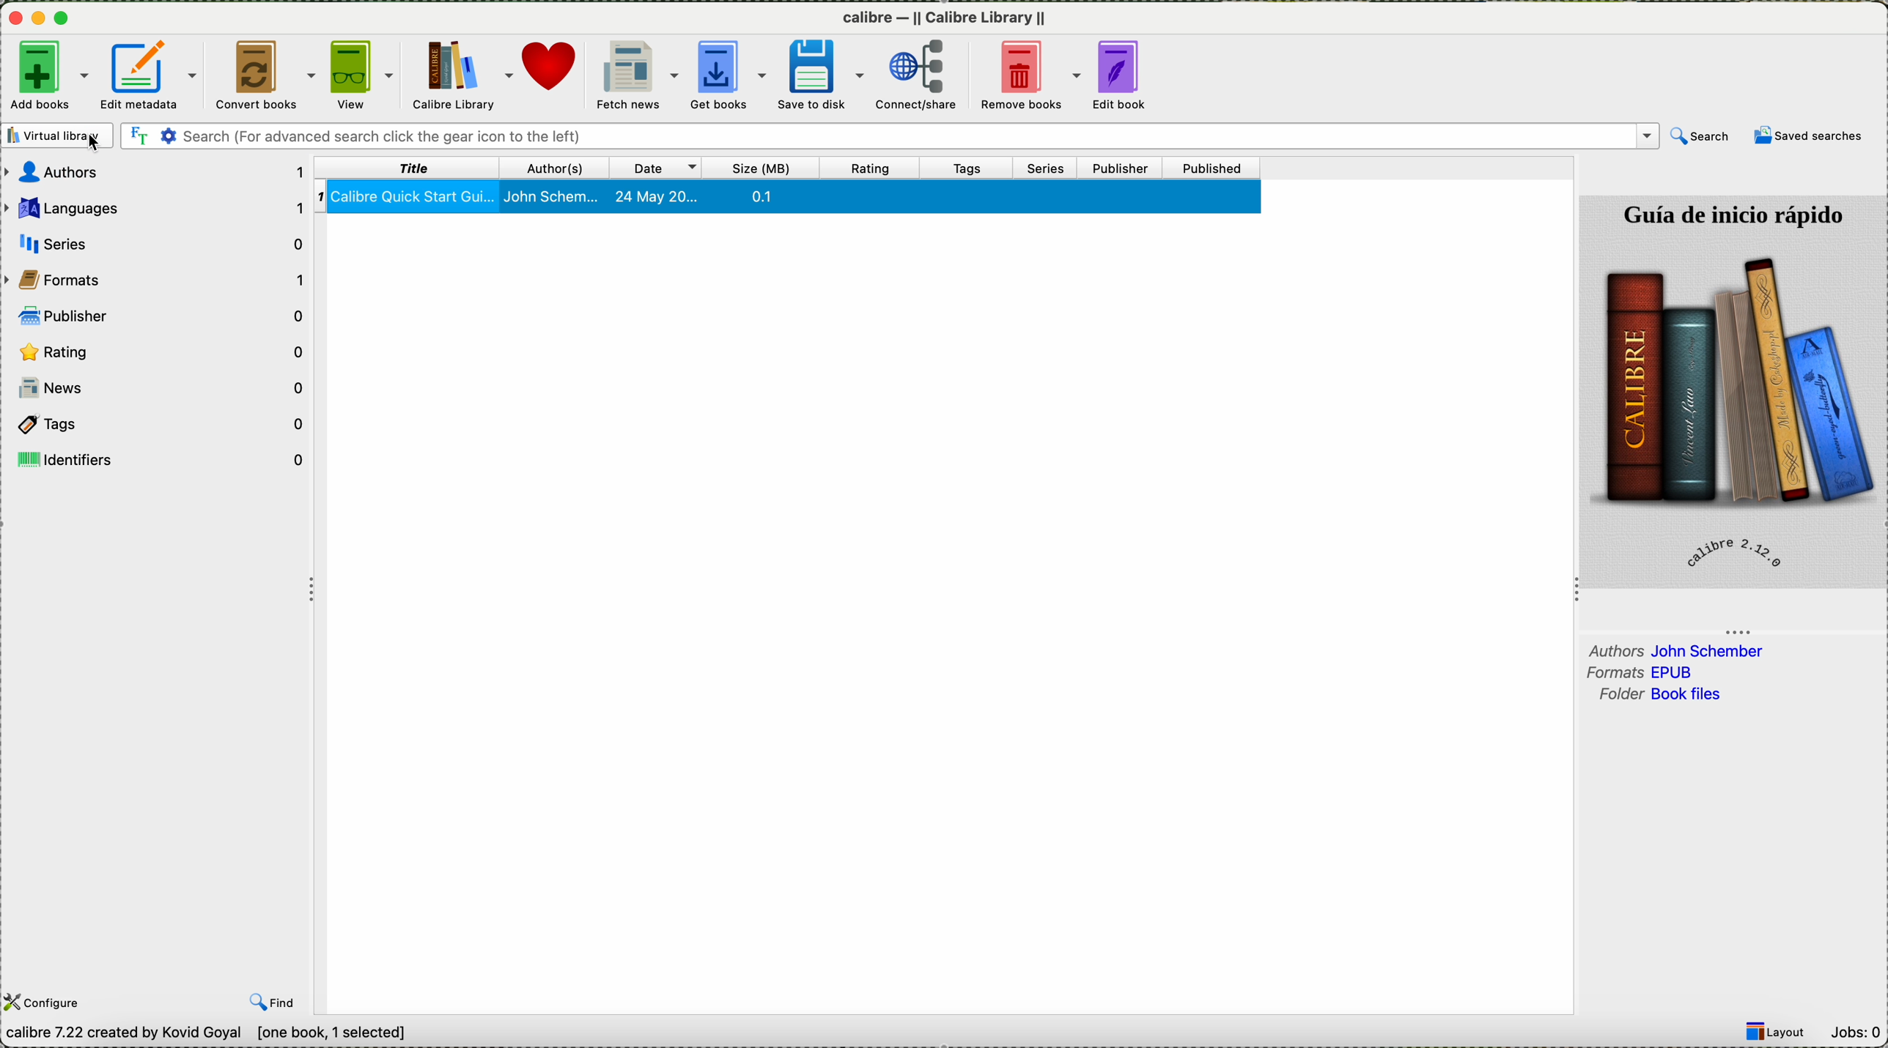 The width and height of the screenshot is (1888, 1048). I want to click on size, so click(764, 167).